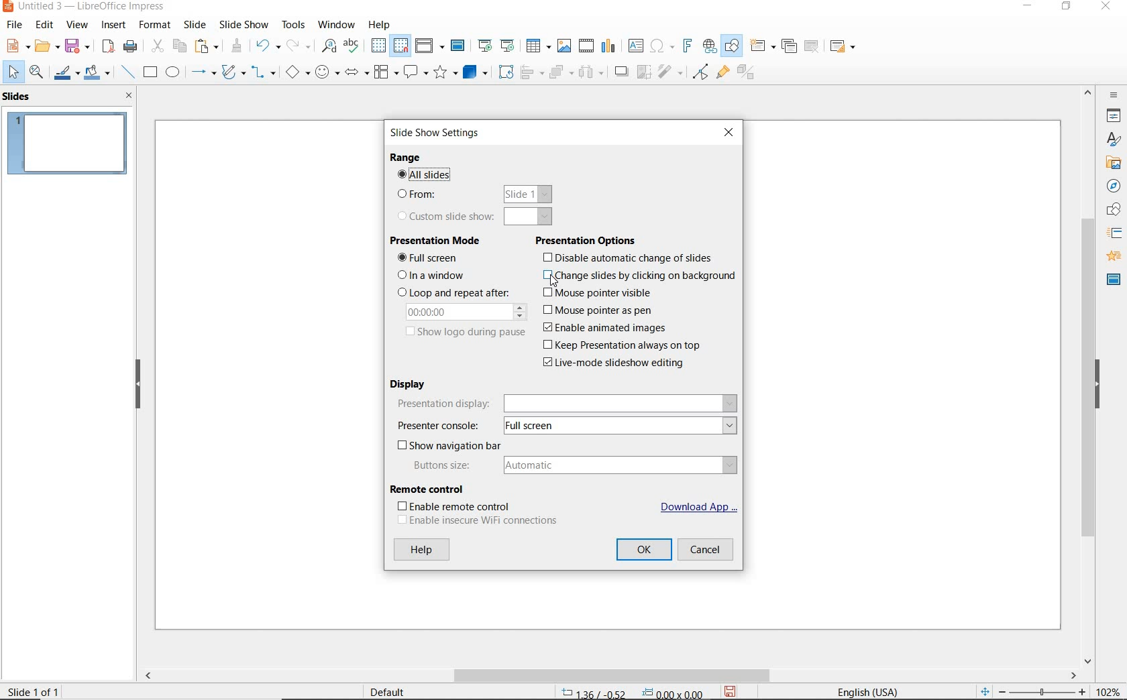 This screenshot has width=1127, height=700. What do you see at coordinates (386, 24) in the screenshot?
I see `HELP` at bounding box center [386, 24].